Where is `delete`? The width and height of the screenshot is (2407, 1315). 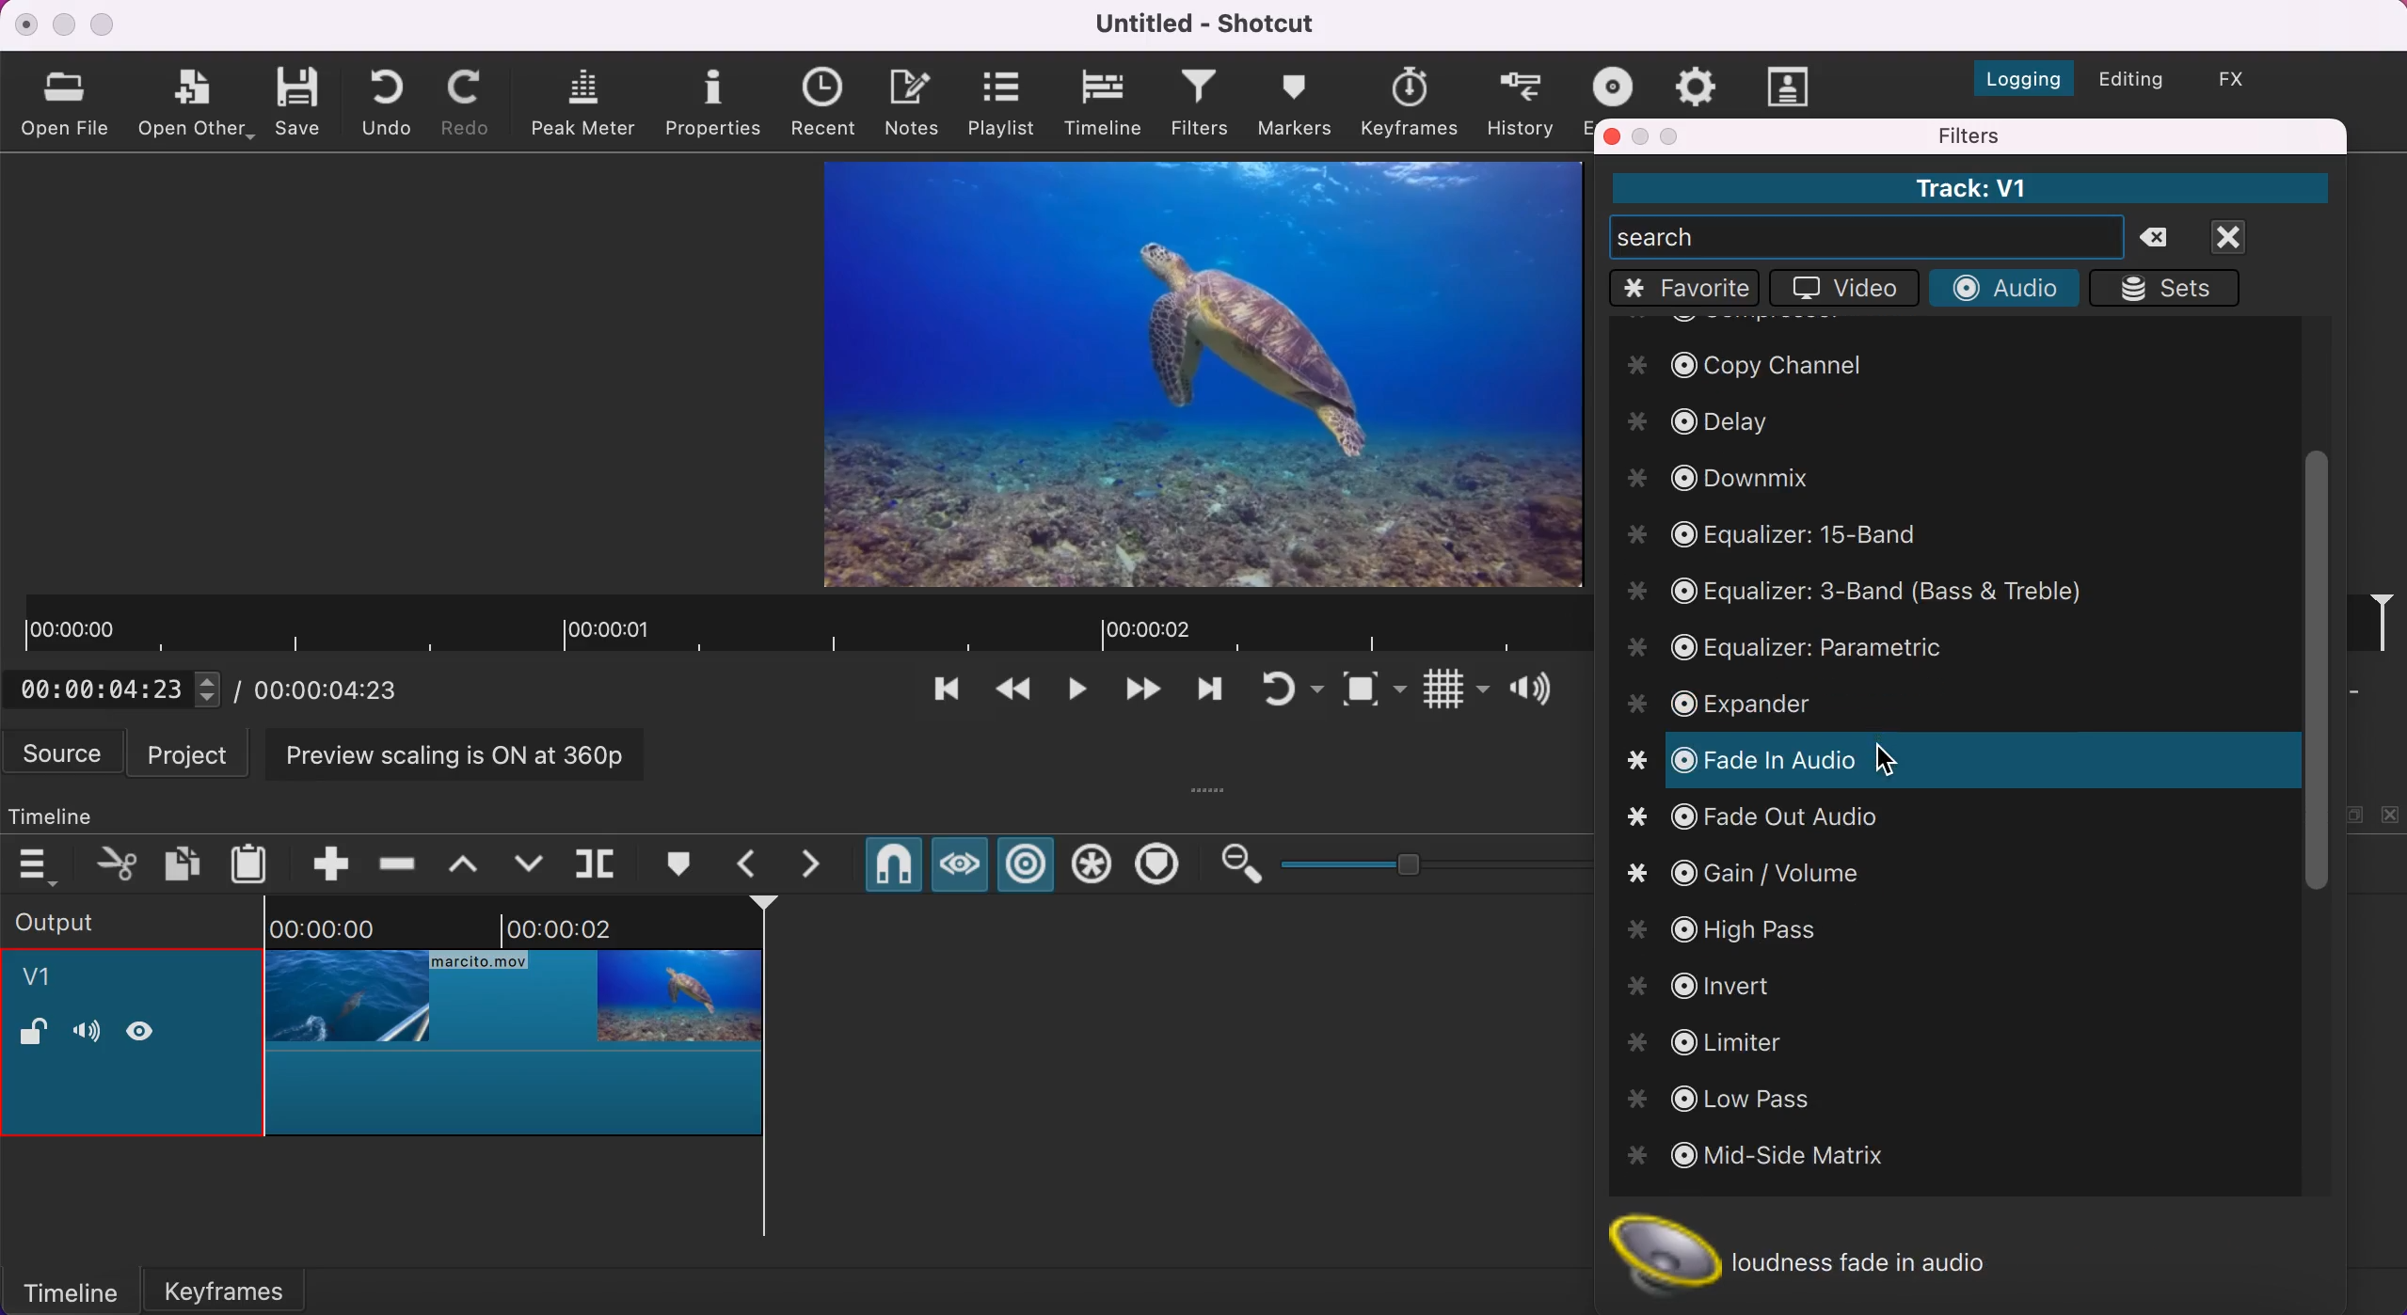
delete is located at coordinates (2163, 239).